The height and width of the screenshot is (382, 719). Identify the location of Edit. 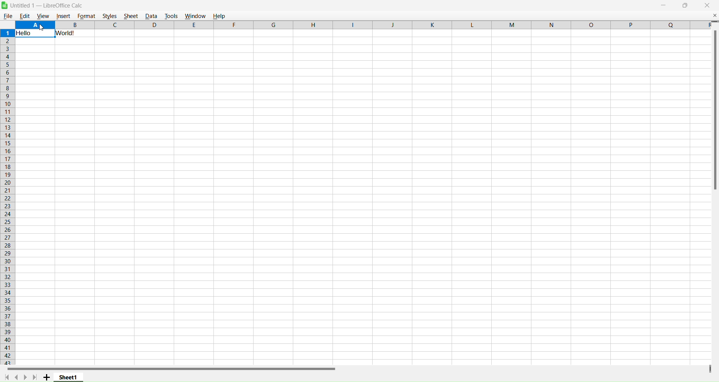
(25, 16).